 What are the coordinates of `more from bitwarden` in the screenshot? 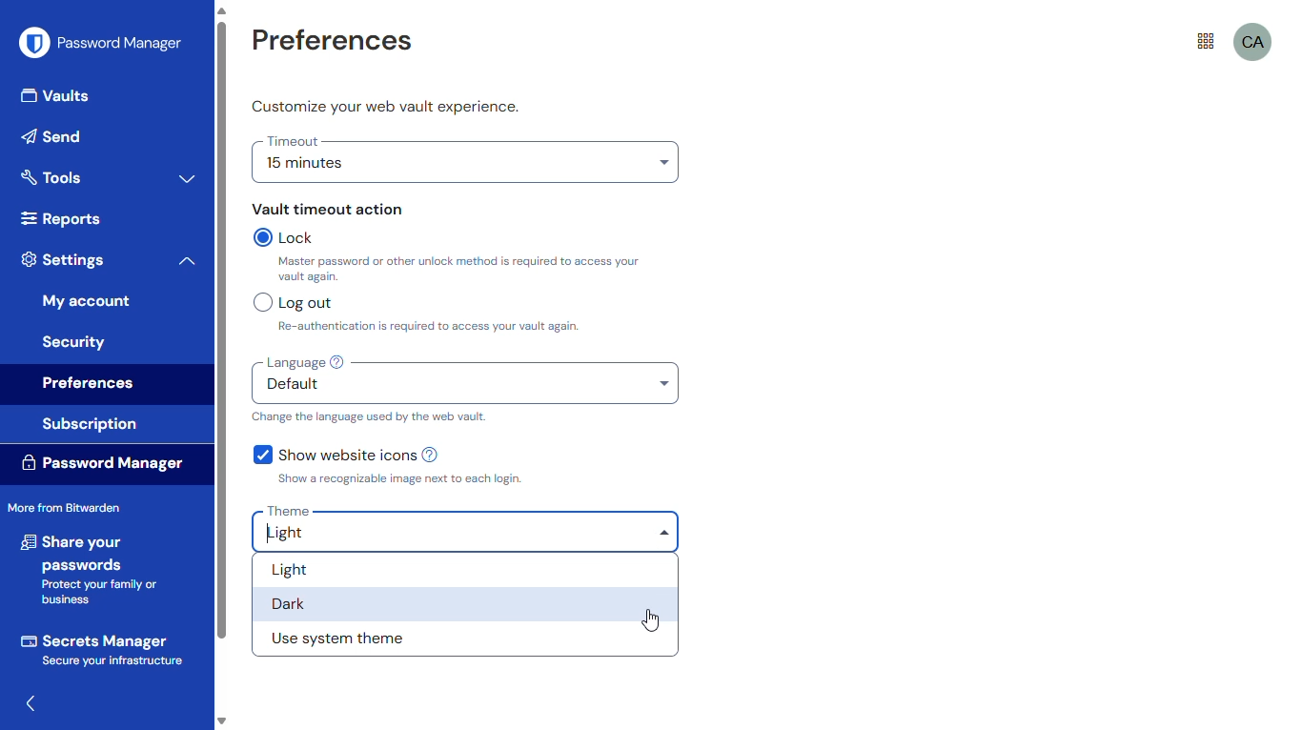 It's located at (1206, 42).